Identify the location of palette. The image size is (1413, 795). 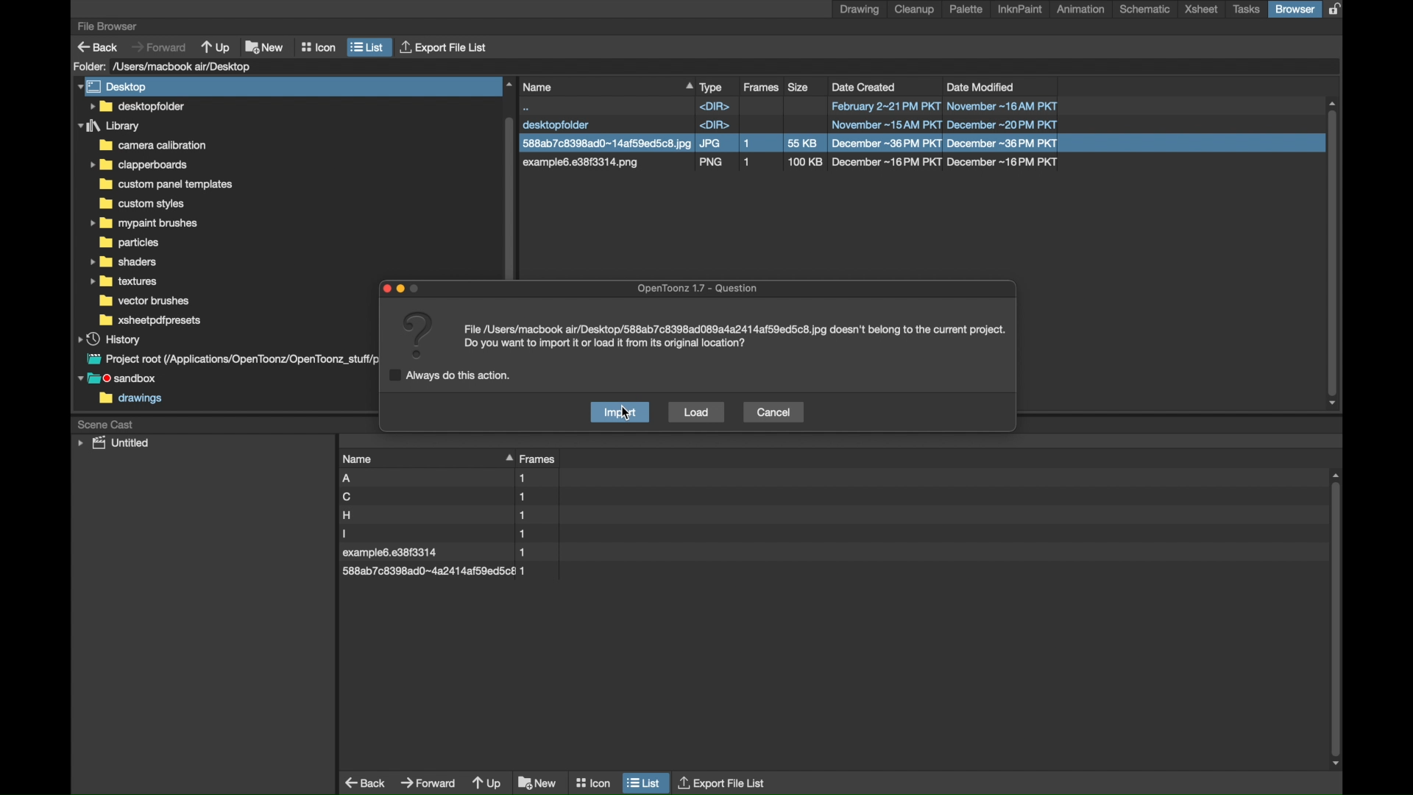
(967, 9).